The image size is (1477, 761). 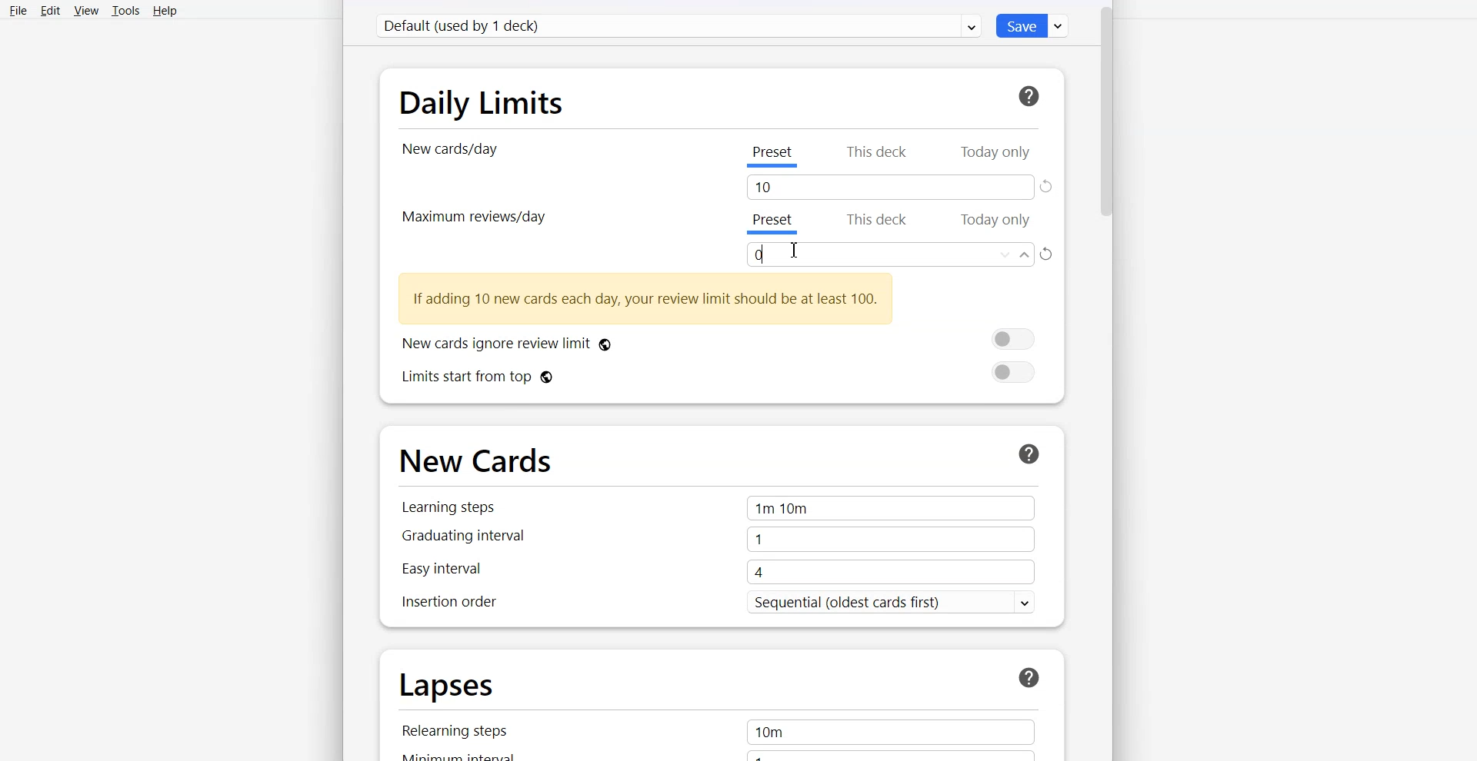 I want to click on New card/day, so click(x=454, y=150).